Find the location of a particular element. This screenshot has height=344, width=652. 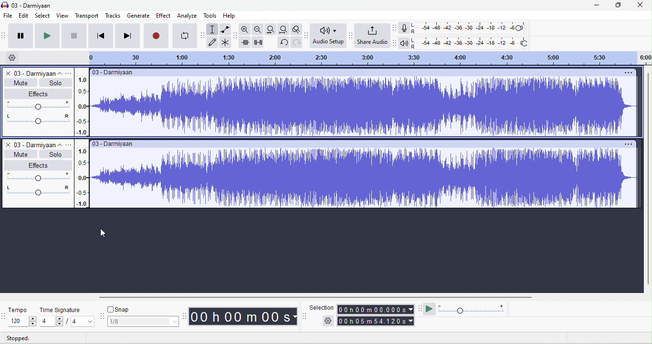

silence selection is located at coordinates (258, 42).